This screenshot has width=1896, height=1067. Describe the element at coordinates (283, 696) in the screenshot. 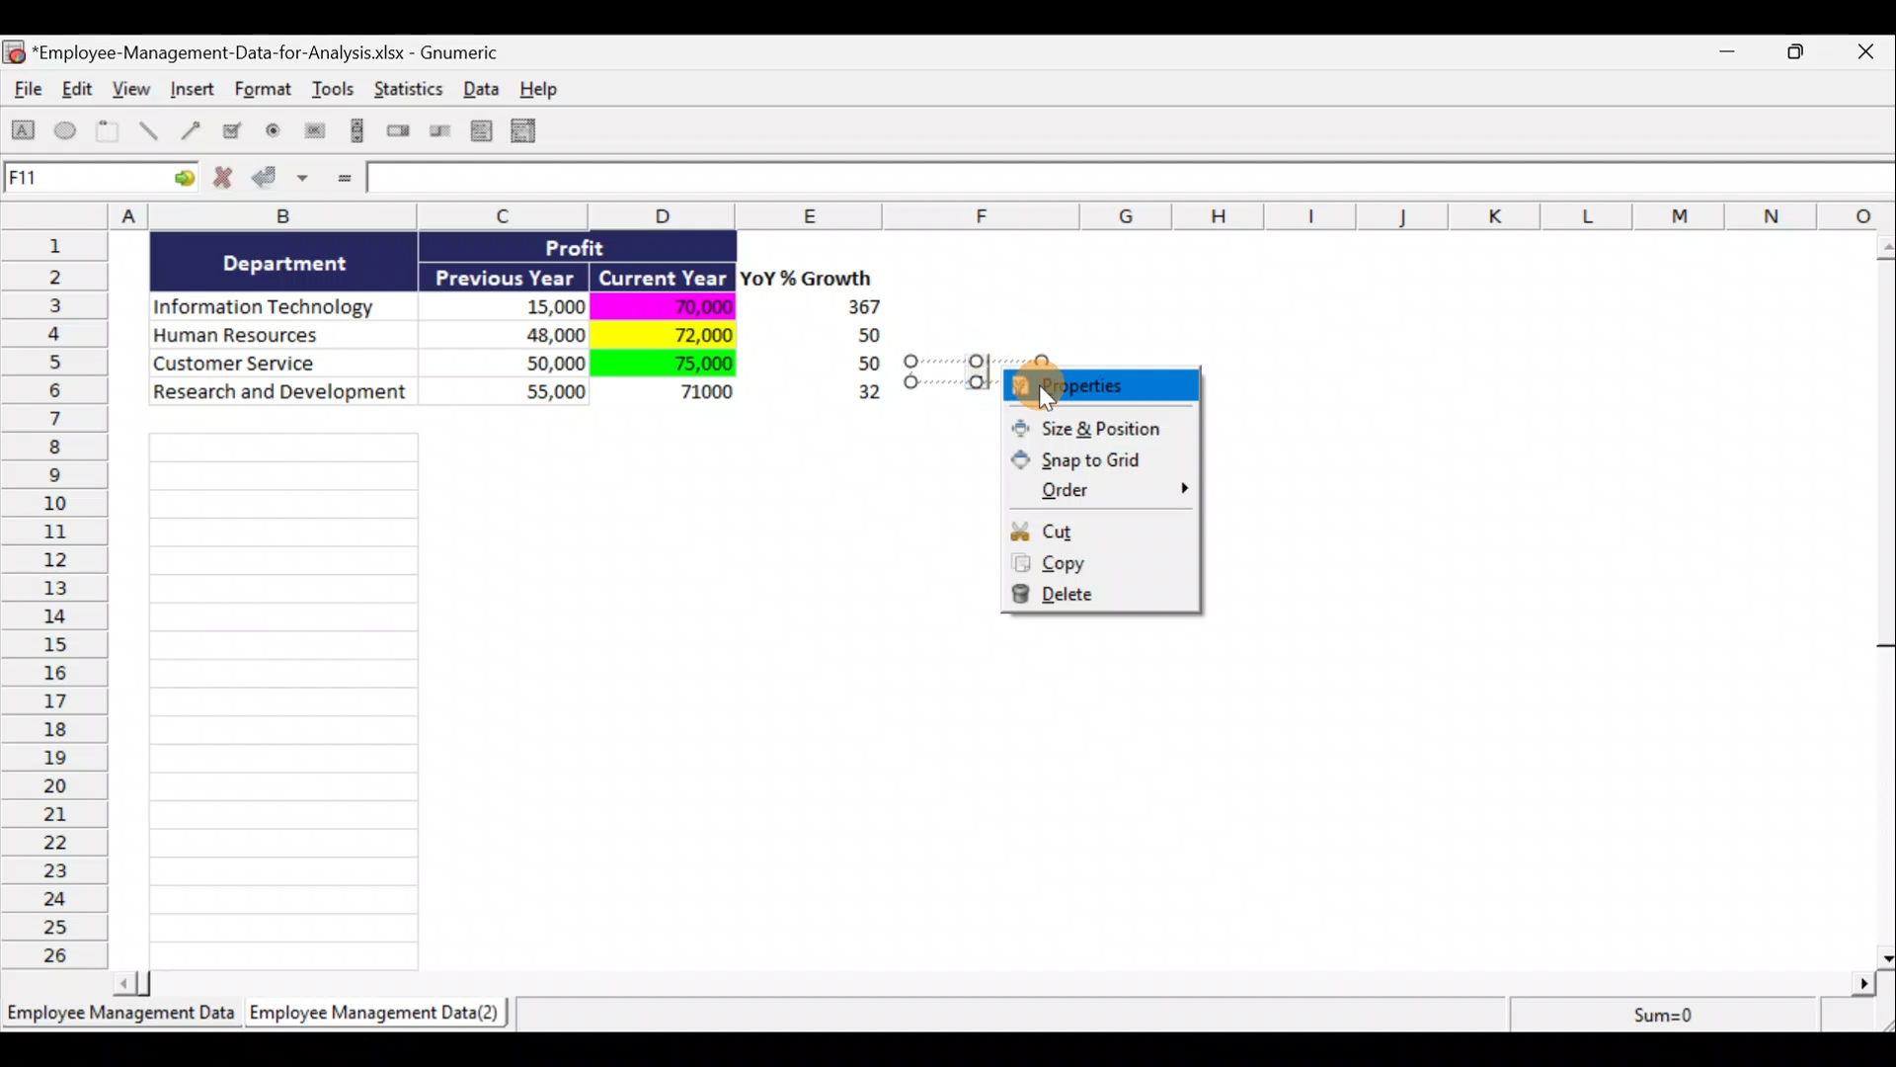

I see `Cells` at that location.